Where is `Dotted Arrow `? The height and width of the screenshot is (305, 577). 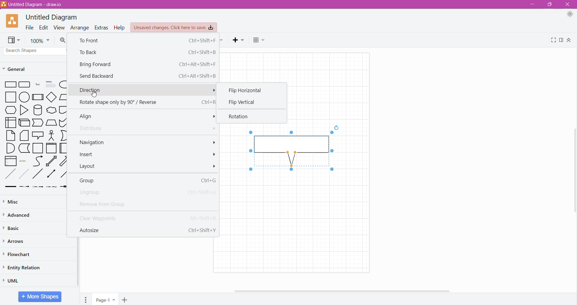
Dotted Arrow  is located at coordinates (52, 188).